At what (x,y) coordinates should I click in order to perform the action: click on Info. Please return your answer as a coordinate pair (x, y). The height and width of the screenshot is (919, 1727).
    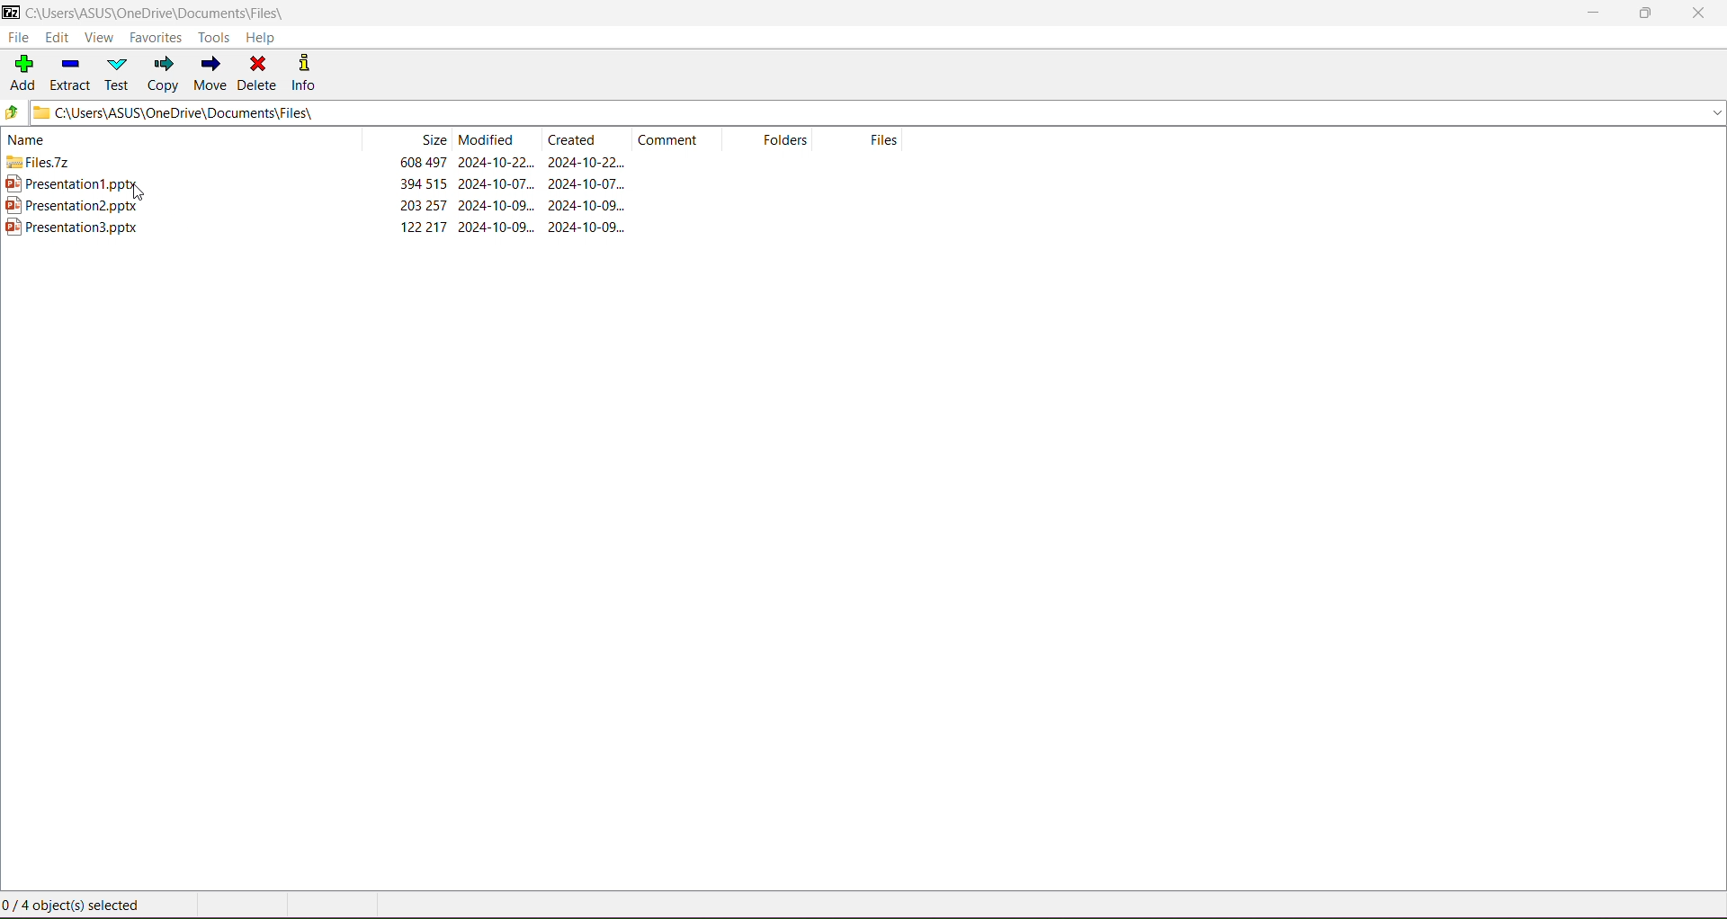
    Looking at the image, I should click on (309, 74).